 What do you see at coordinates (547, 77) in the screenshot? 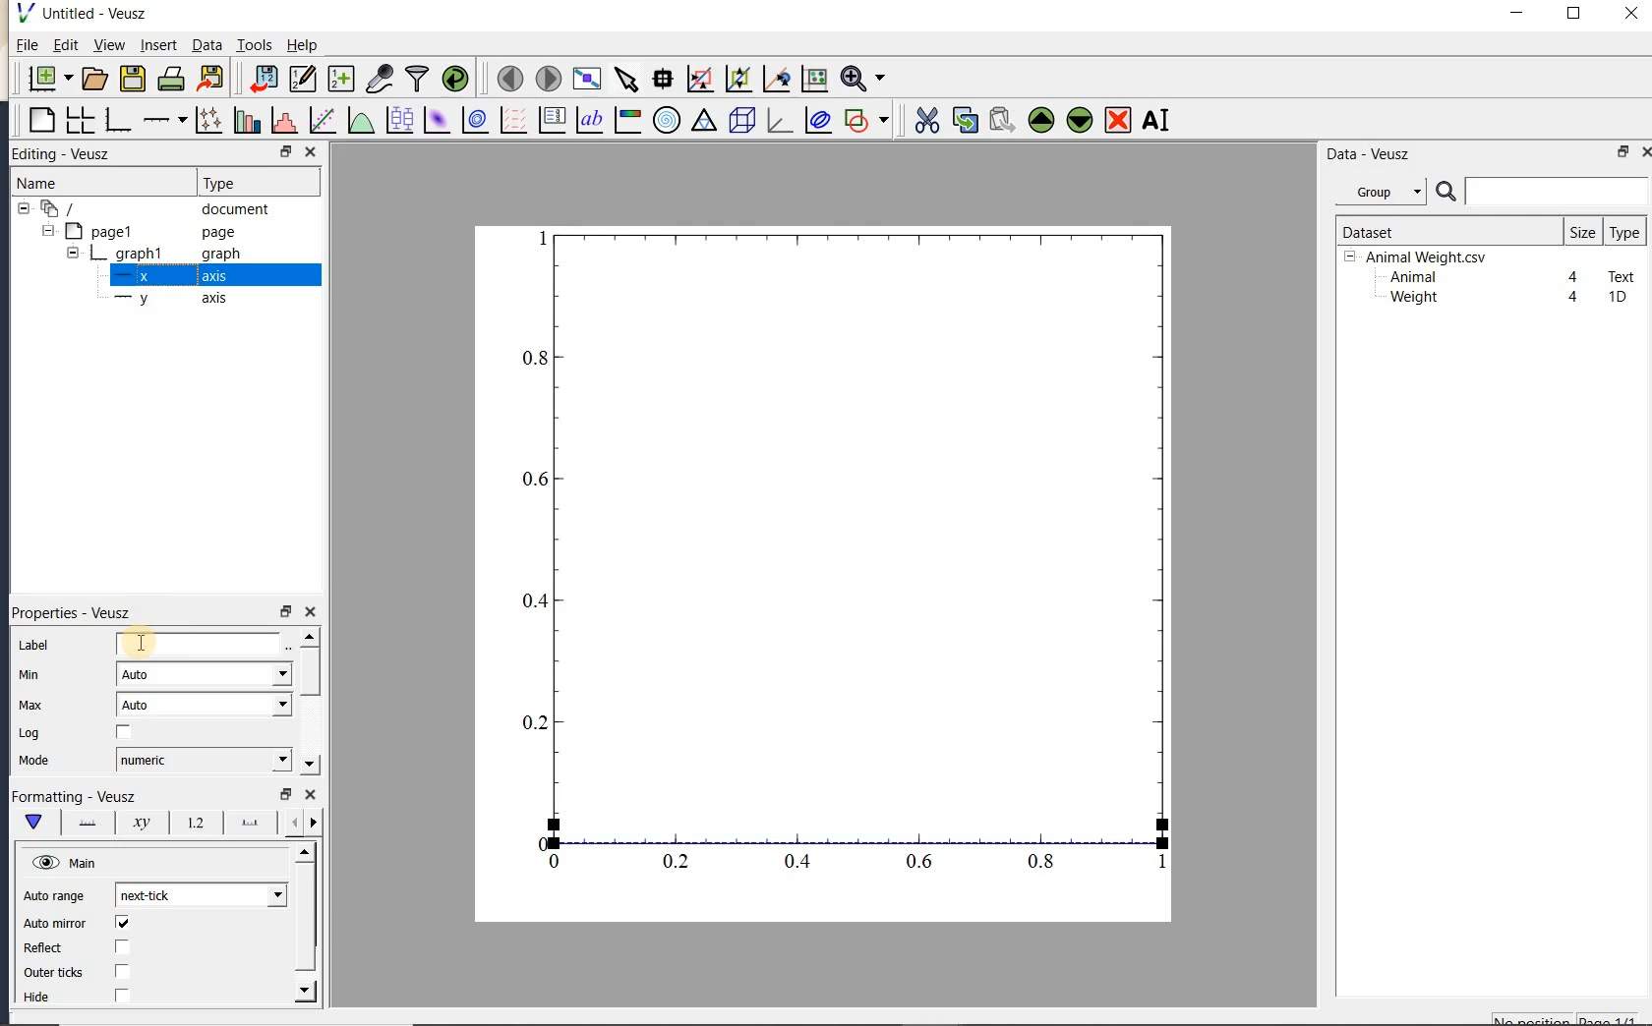
I see `move to the next page` at bounding box center [547, 77].